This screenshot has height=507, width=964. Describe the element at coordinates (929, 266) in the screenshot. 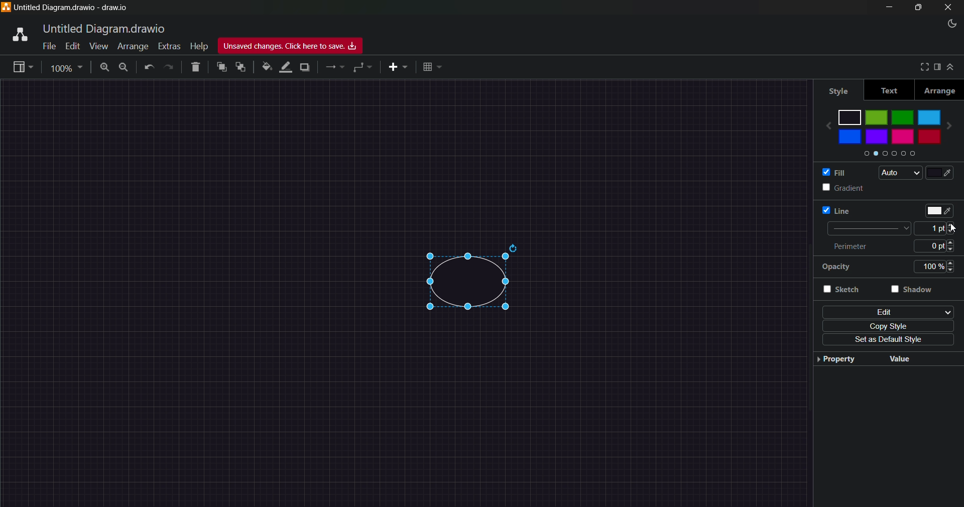

I see `current opacity percentage 100%` at that location.